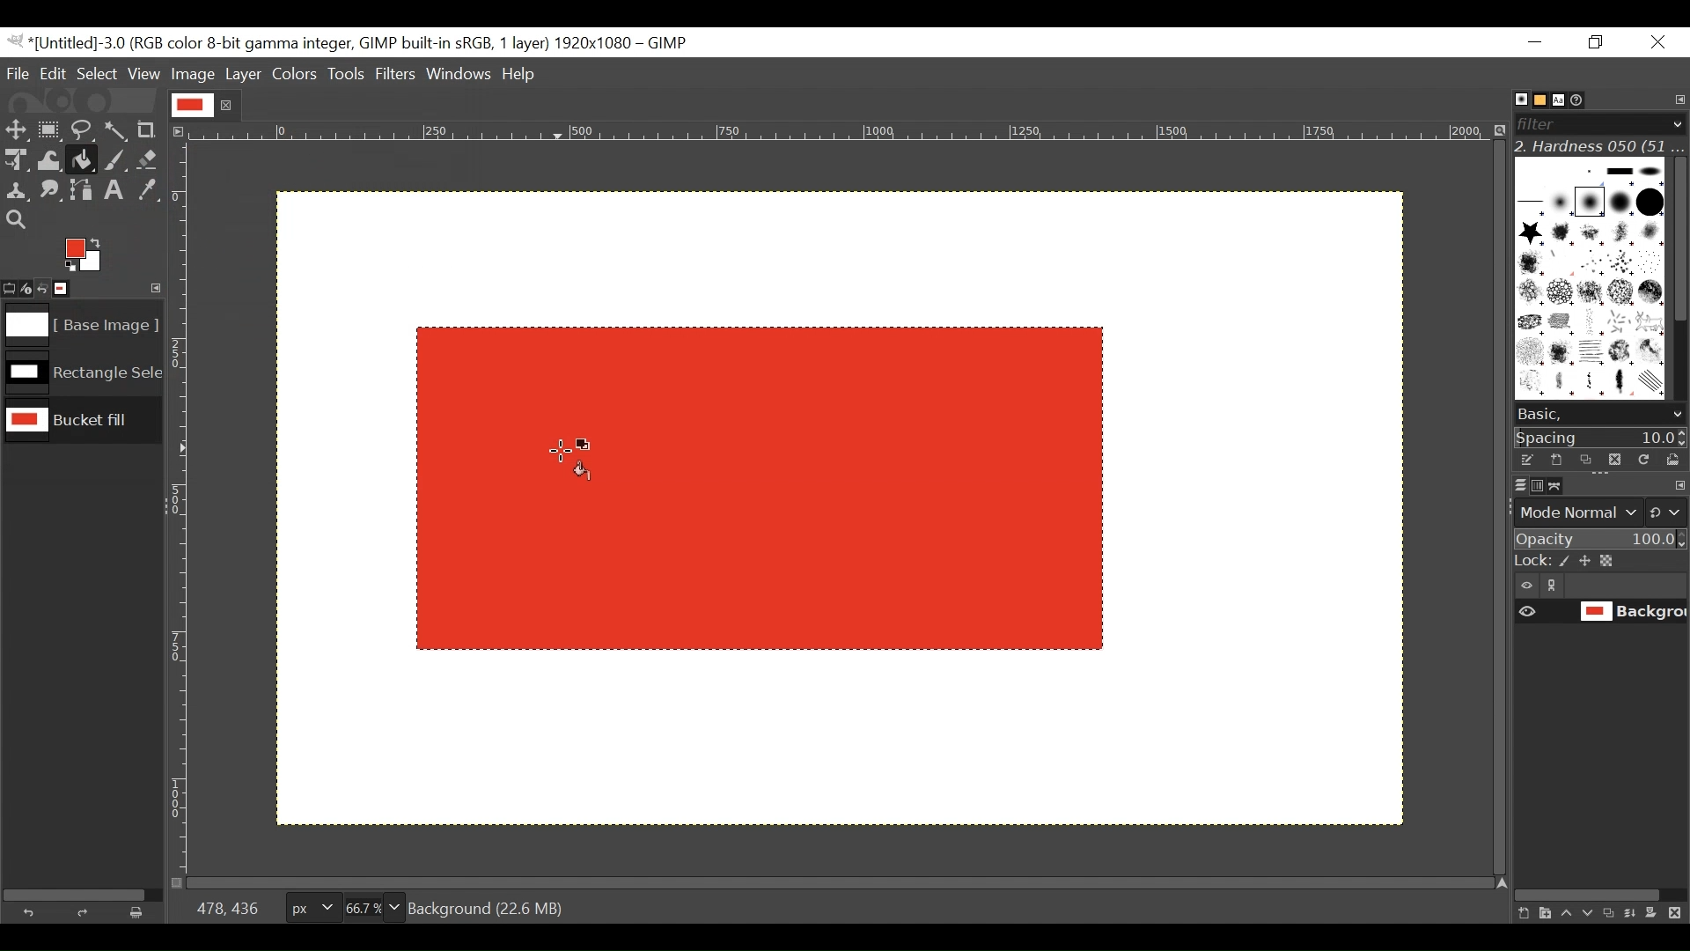  What do you see at coordinates (33, 910) in the screenshot?
I see `Undo` at bounding box center [33, 910].